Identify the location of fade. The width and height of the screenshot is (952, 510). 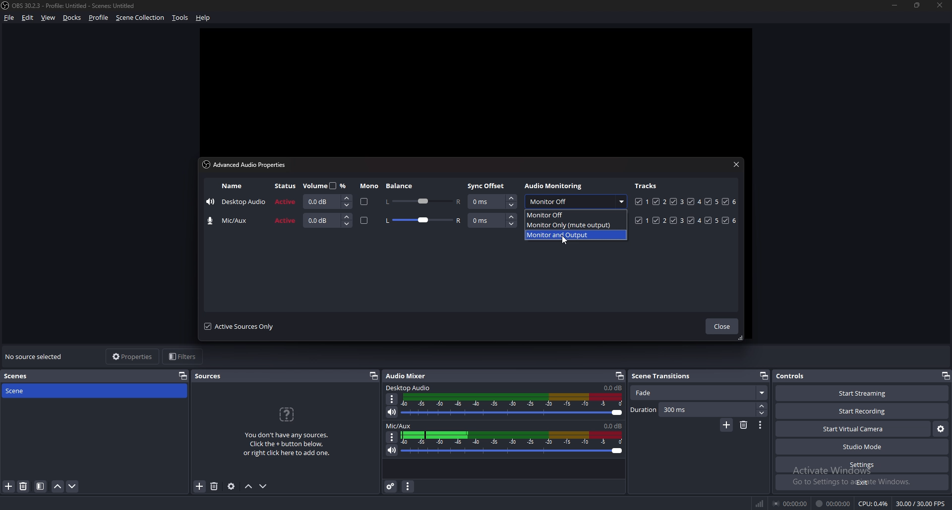
(698, 393).